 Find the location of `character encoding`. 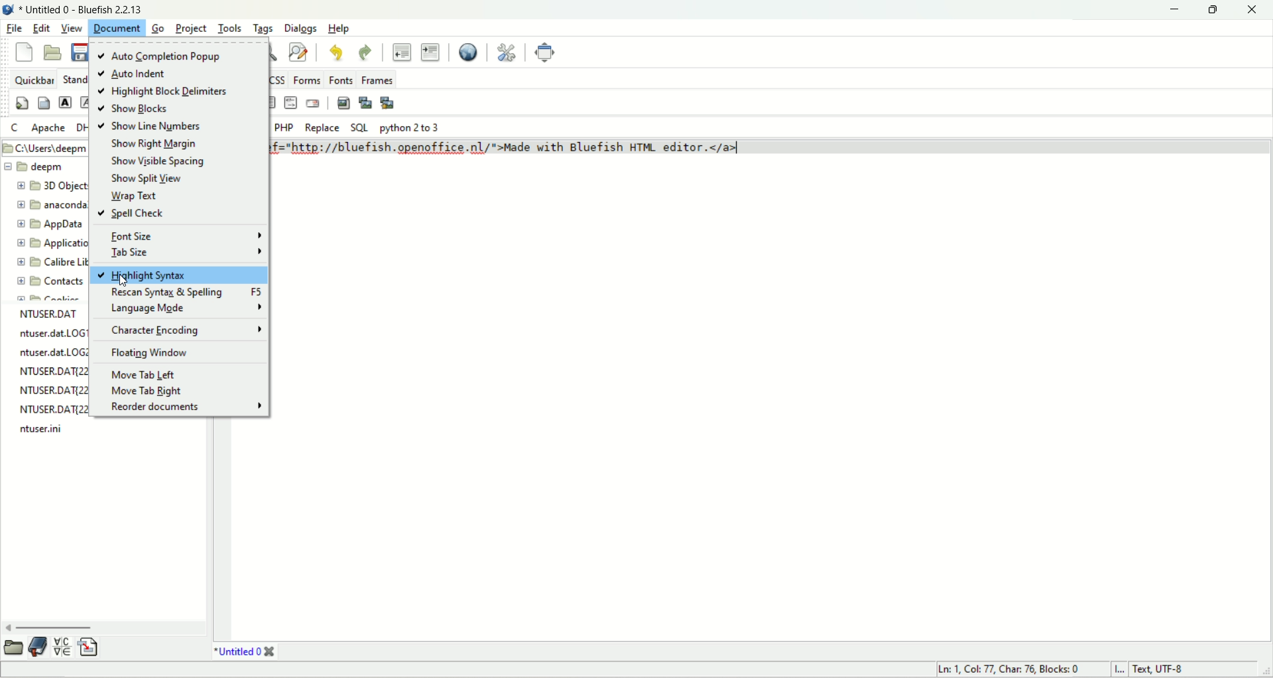

character encoding is located at coordinates (189, 330).